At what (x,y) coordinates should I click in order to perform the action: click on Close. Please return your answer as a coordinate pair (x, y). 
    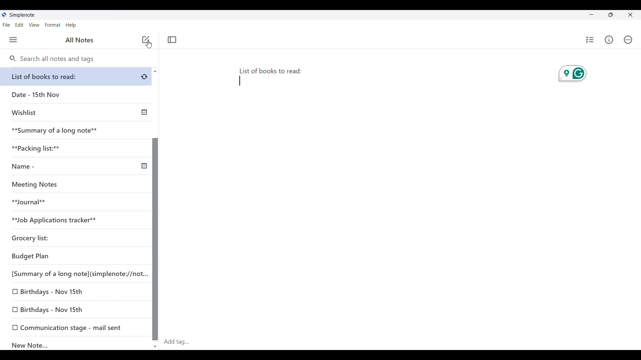
    Looking at the image, I should click on (631, 15).